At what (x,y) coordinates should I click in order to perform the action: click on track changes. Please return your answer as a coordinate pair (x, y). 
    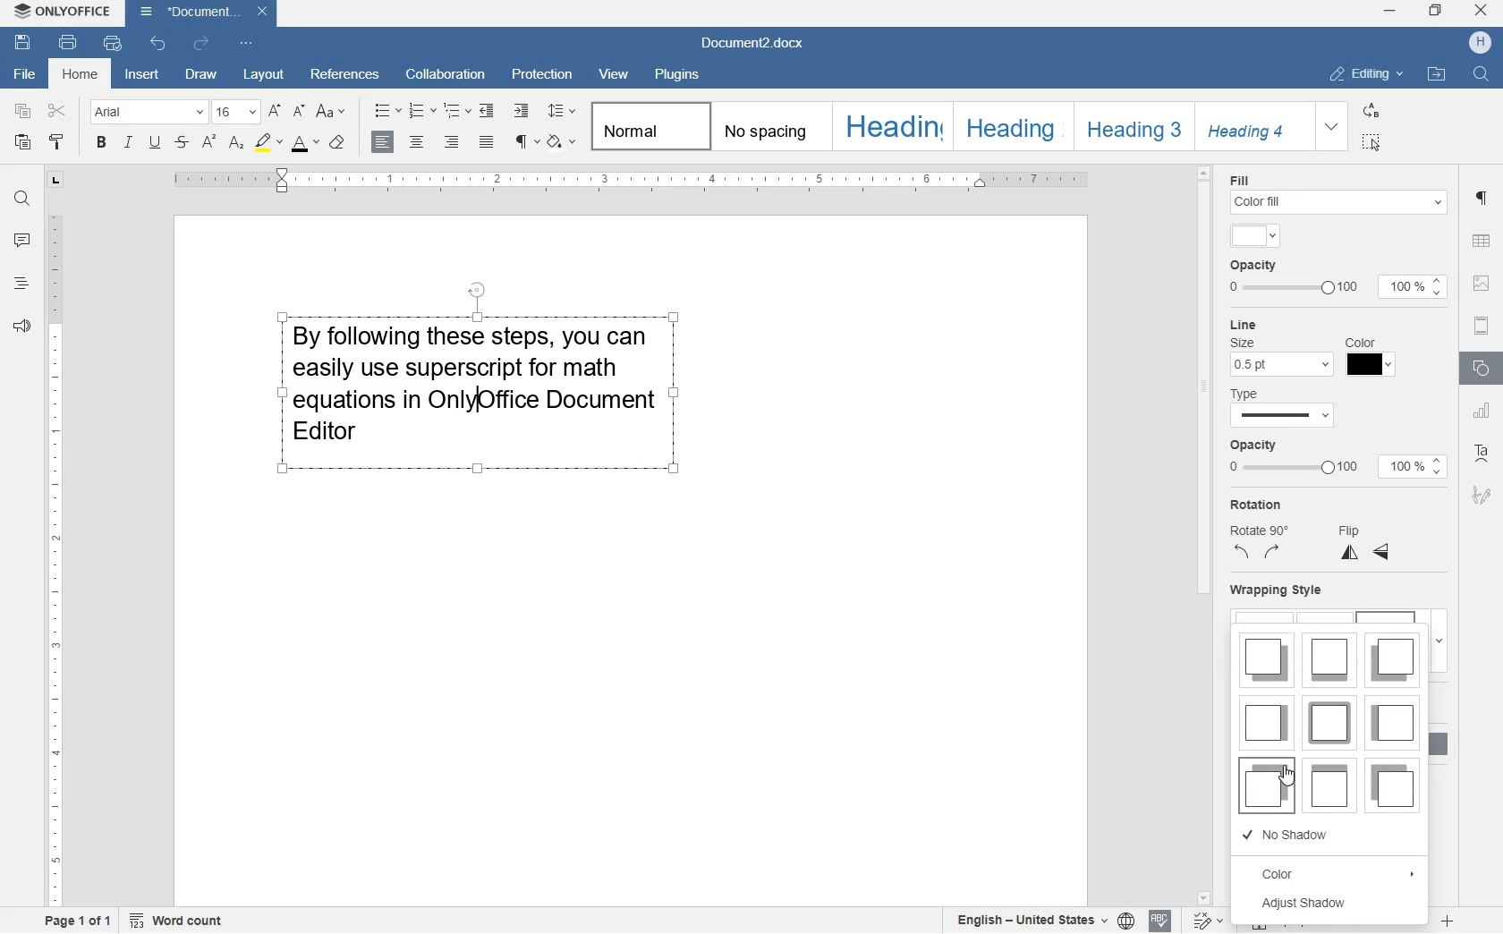
    Looking at the image, I should click on (1210, 920).